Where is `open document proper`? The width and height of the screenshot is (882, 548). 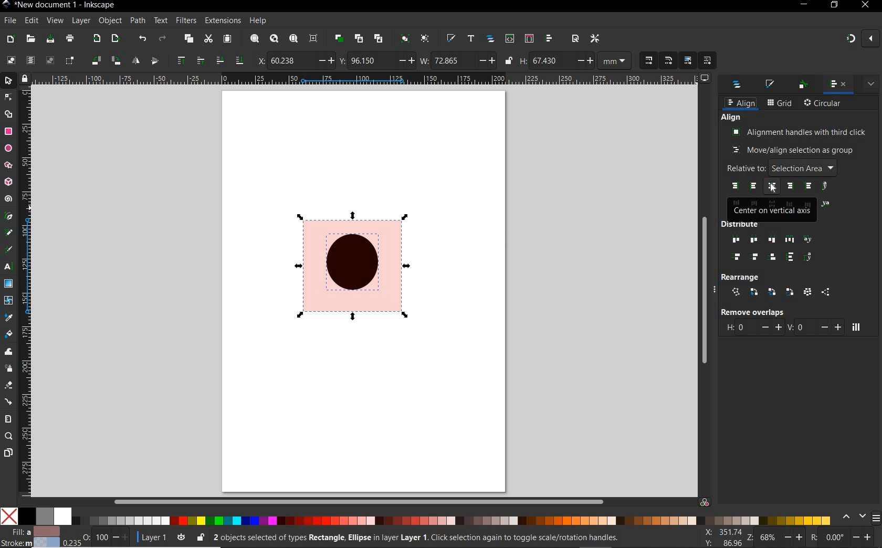 open document proper is located at coordinates (576, 39).